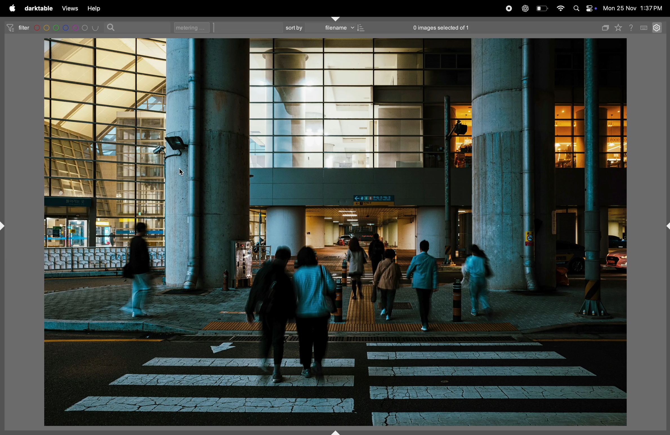 The height and width of the screenshot is (435, 670). I want to click on views, so click(70, 8).